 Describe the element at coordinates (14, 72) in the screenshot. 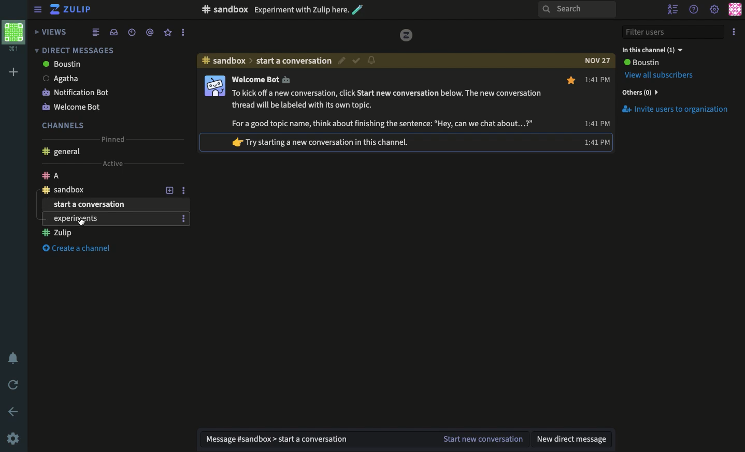

I see `Add` at that location.